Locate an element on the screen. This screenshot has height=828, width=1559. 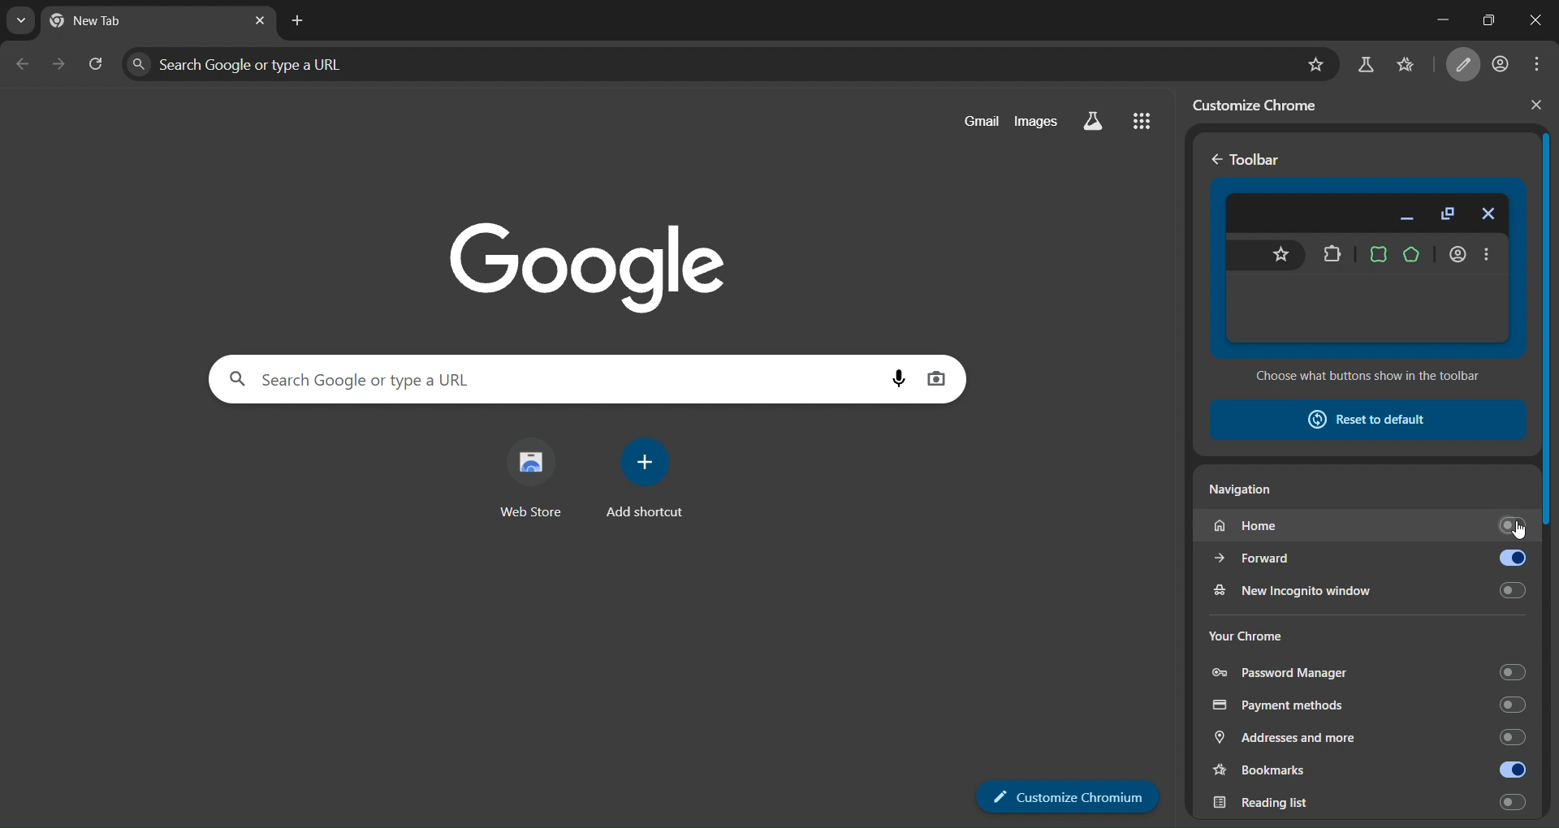
home is located at coordinates (1368, 526).